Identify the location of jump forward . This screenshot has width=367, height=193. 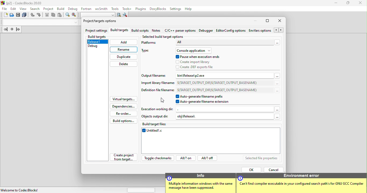
(18, 30).